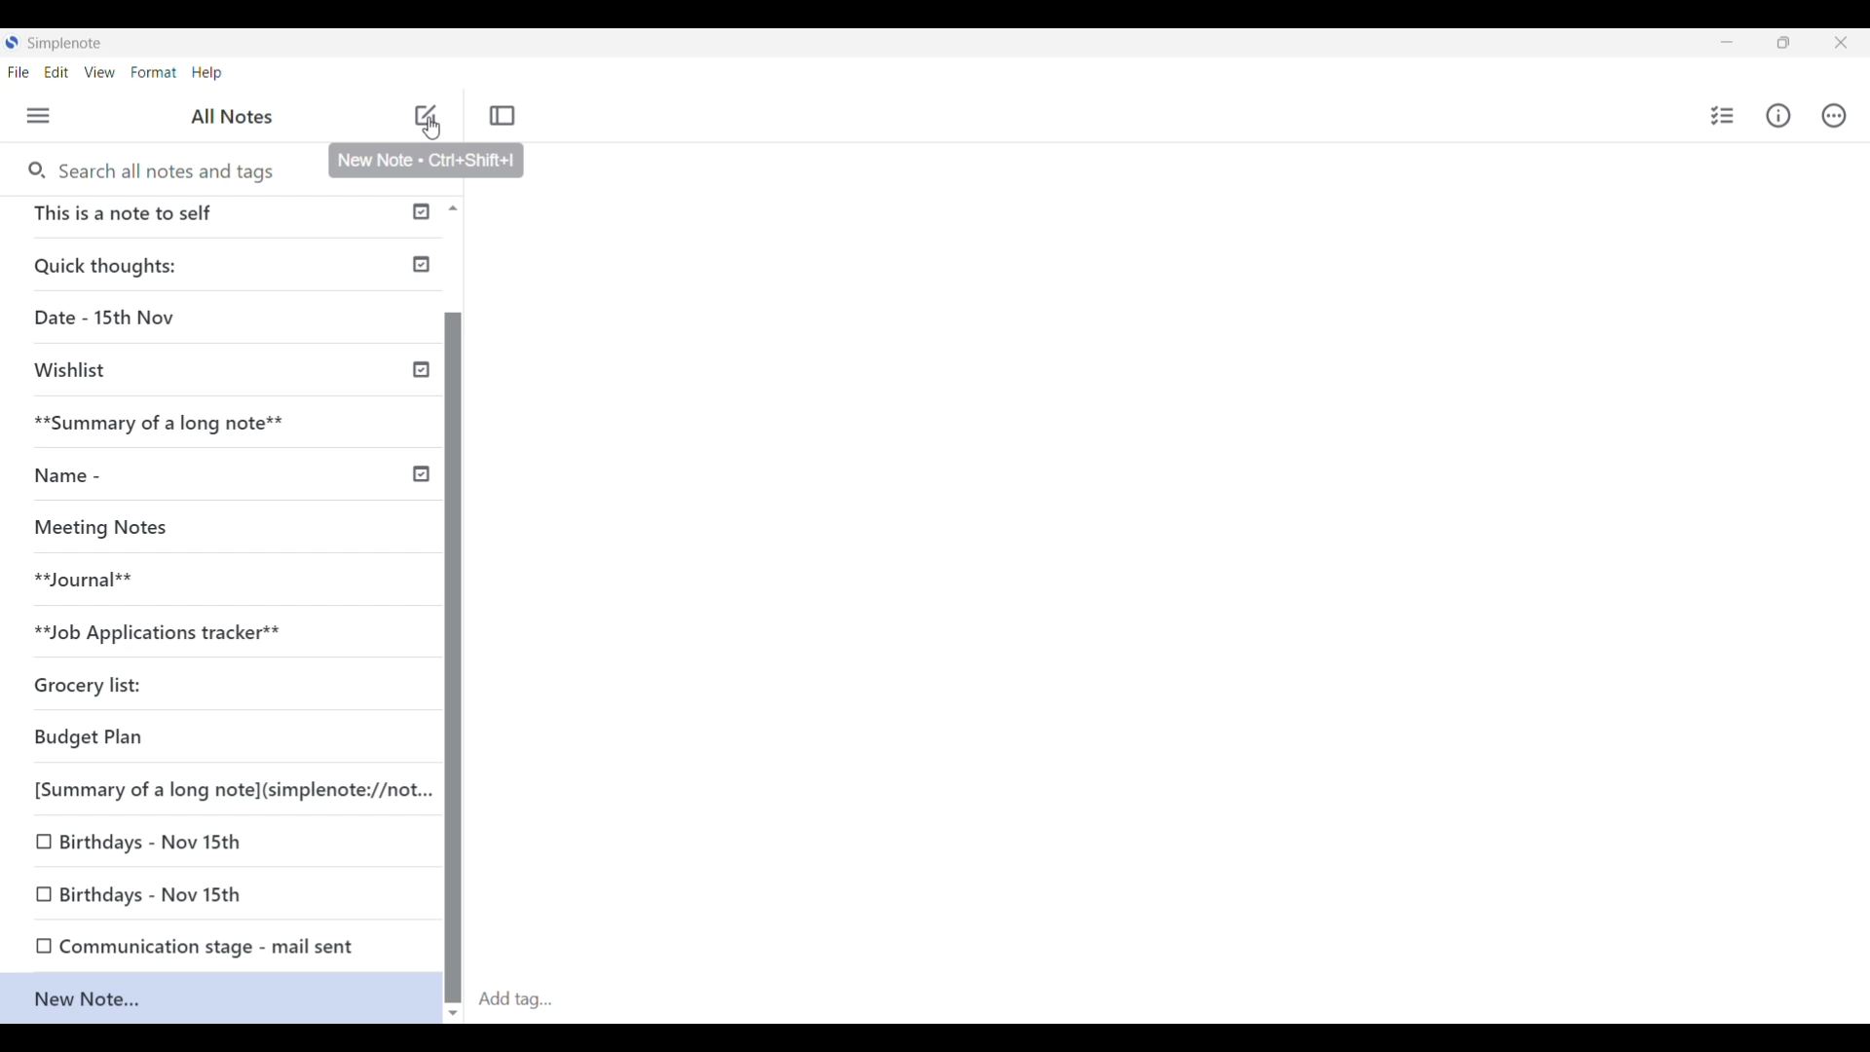  I want to click on **Journal**, so click(107, 578).